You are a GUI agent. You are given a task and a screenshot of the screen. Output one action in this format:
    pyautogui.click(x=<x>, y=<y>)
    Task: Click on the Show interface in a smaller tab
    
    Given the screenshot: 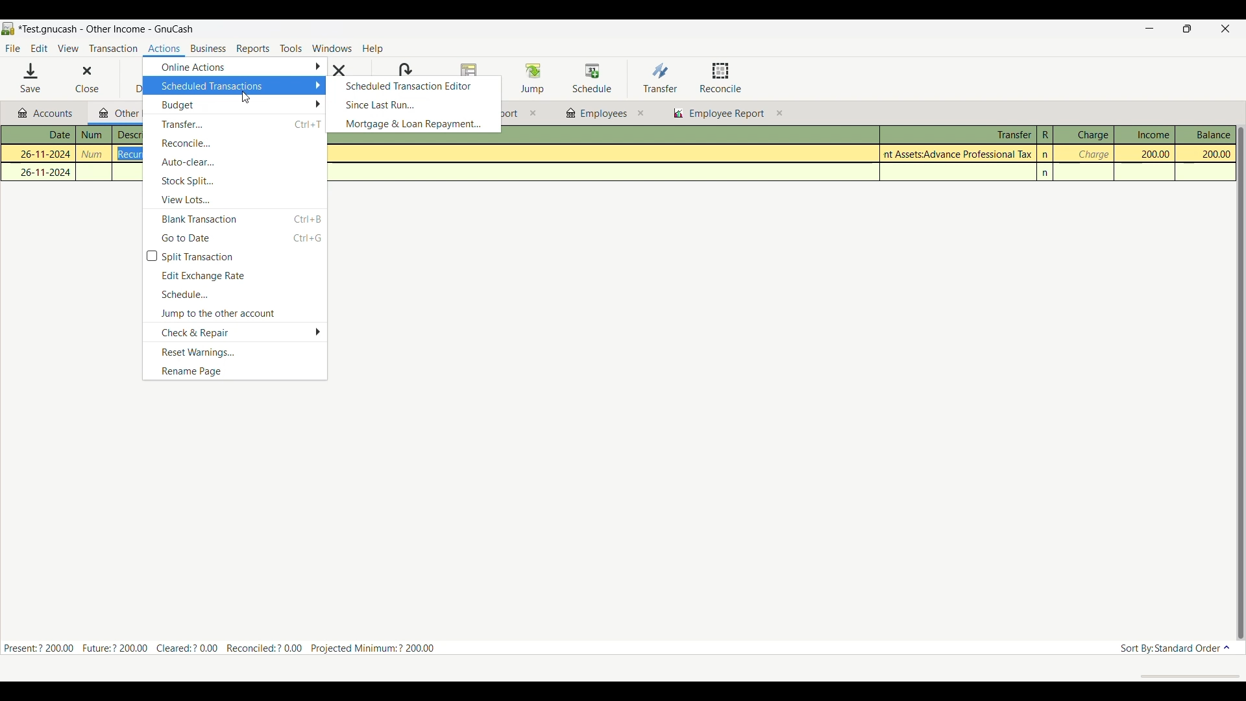 What is the action you would take?
    pyautogui.click(x=1190, y=30)
    